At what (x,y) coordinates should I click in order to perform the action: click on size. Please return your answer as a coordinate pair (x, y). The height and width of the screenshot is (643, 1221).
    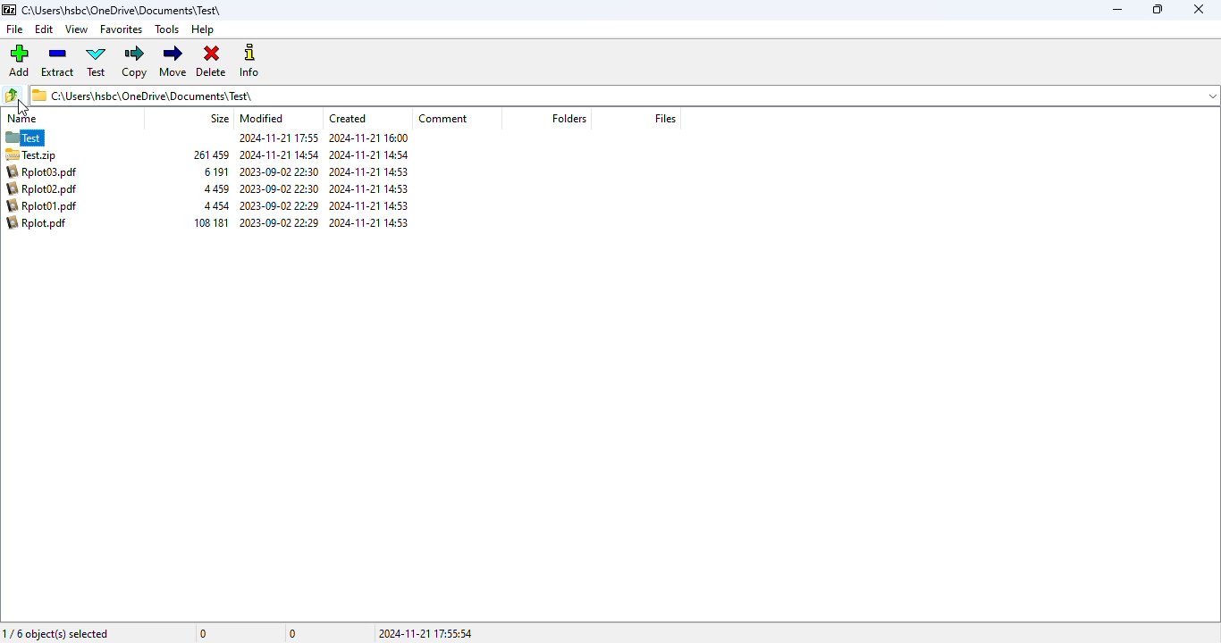
    Looking at the image, I should click on (218, 118).